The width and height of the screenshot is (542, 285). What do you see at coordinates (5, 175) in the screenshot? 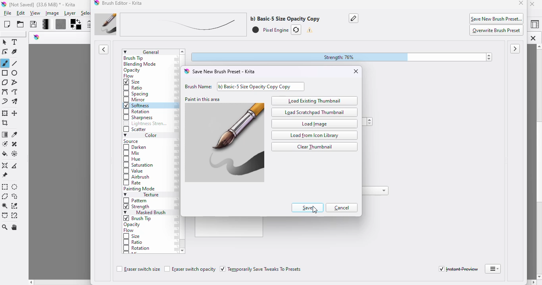
I see `reference images tool` at bounding box center [5, 175].